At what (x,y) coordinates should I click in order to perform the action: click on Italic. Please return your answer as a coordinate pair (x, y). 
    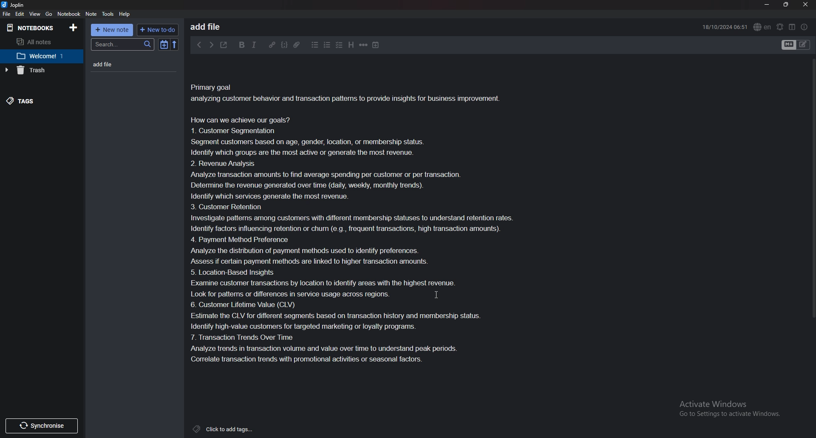
    Looking at the image, I should click on (255, 44).